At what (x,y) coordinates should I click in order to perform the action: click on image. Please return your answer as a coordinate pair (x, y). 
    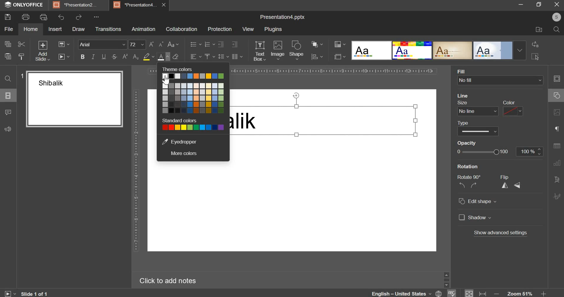
    Looking at the image, I should click on (557, 115).